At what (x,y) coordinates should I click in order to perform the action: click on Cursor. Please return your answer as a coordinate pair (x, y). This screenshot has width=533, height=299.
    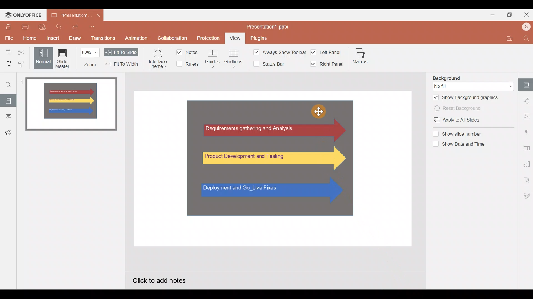
    Looking at the image, I should click on (318, 111).